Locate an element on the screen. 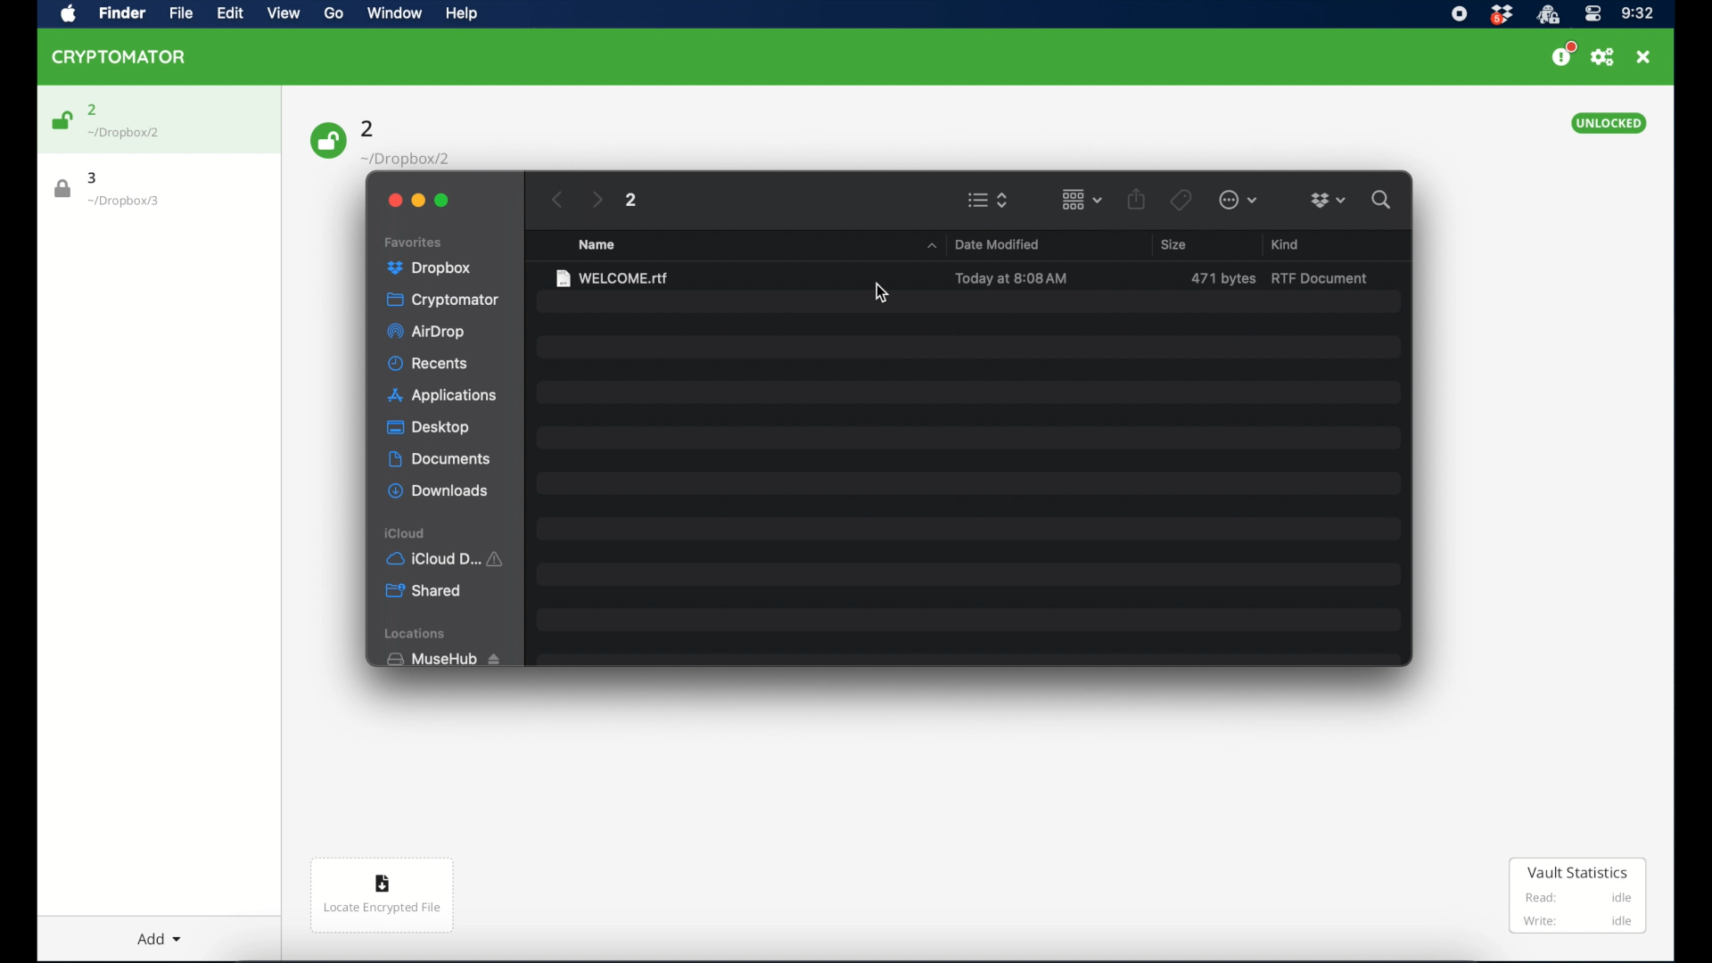 The height and width of the screenshot is (963, 1712). Window is located at coordinates (401, 12).